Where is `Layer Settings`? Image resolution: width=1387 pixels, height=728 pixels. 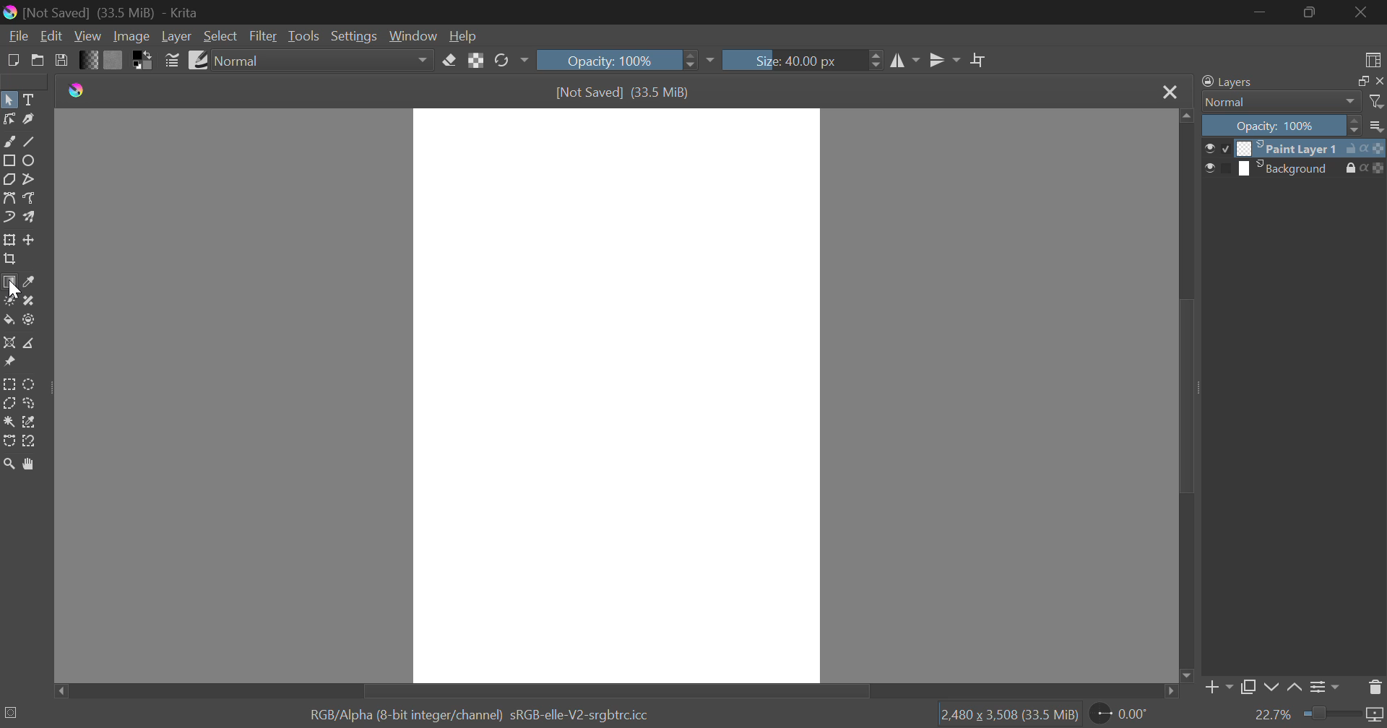
Layer Settings is located at coordinates (1323, 687).